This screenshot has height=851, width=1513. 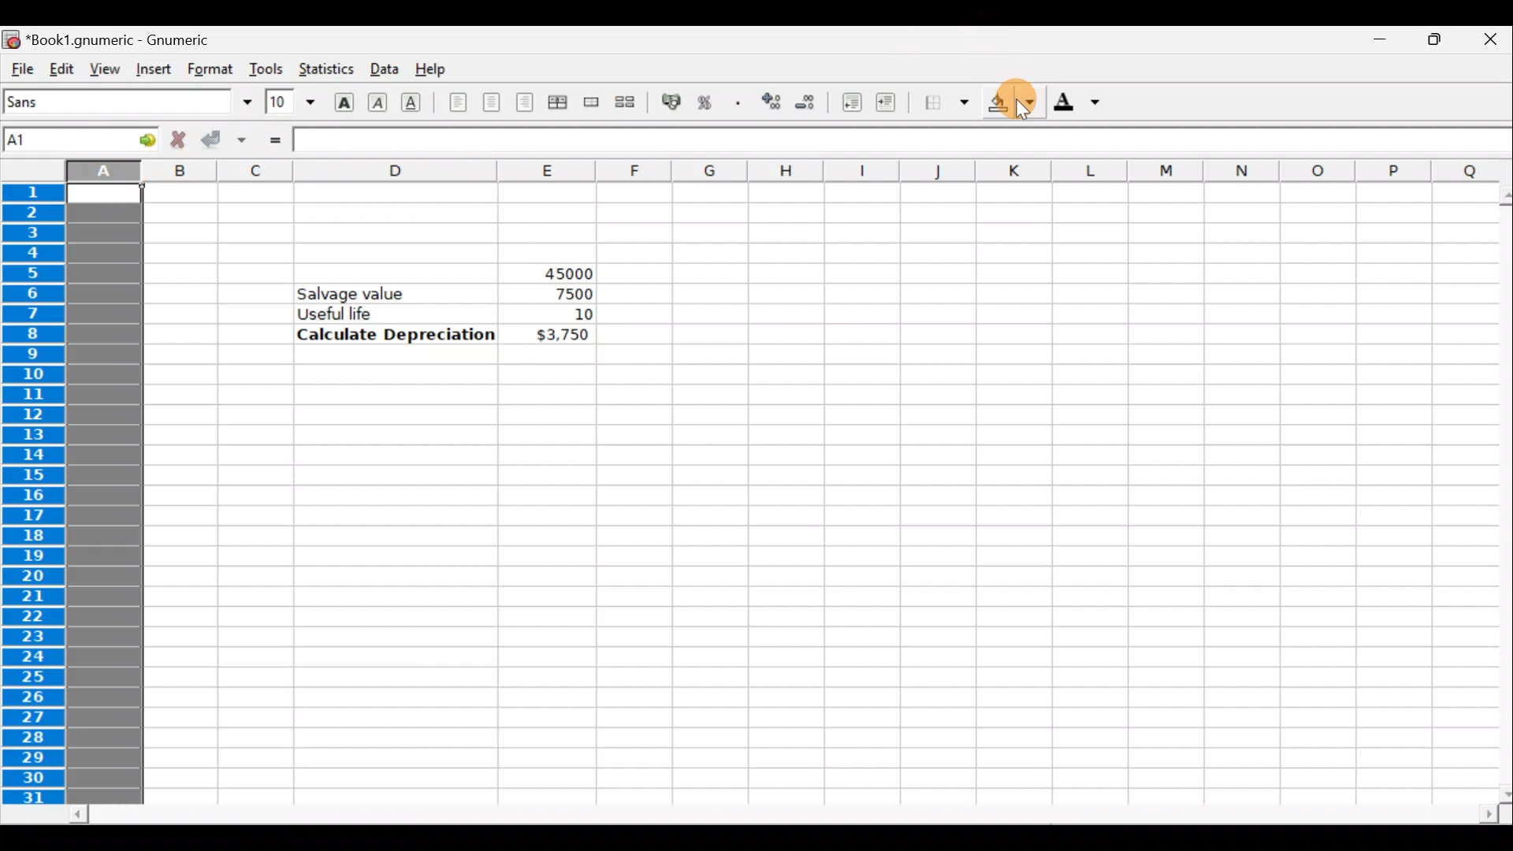 What do you see at coordinates (1489, 42) in the screenshot?
I see `Close` at bounding box center [1489, 42].